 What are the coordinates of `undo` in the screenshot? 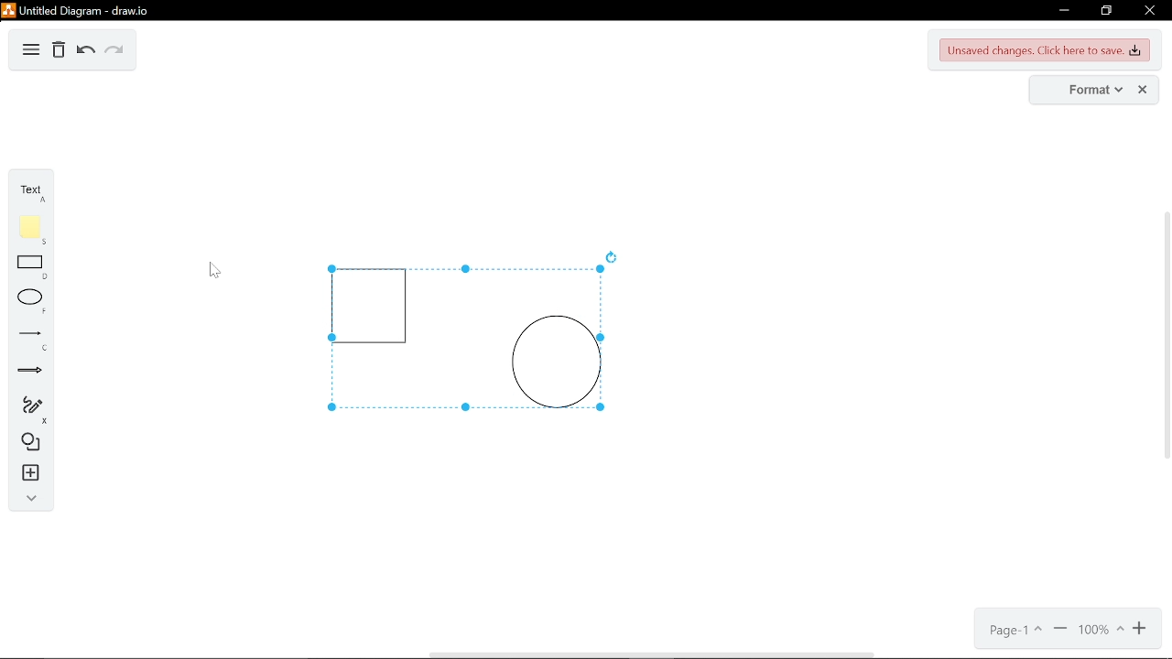 It's located at (87, 50).